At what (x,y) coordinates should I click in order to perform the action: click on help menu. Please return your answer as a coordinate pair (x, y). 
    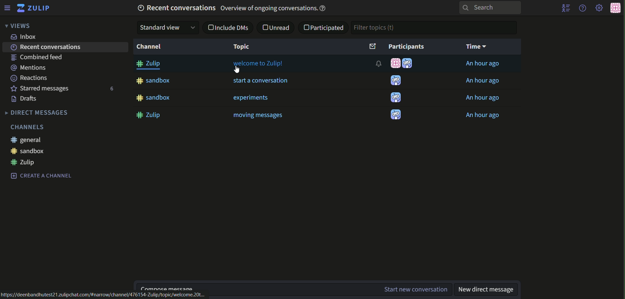
    Looking at the image, I should click on (582, 8).